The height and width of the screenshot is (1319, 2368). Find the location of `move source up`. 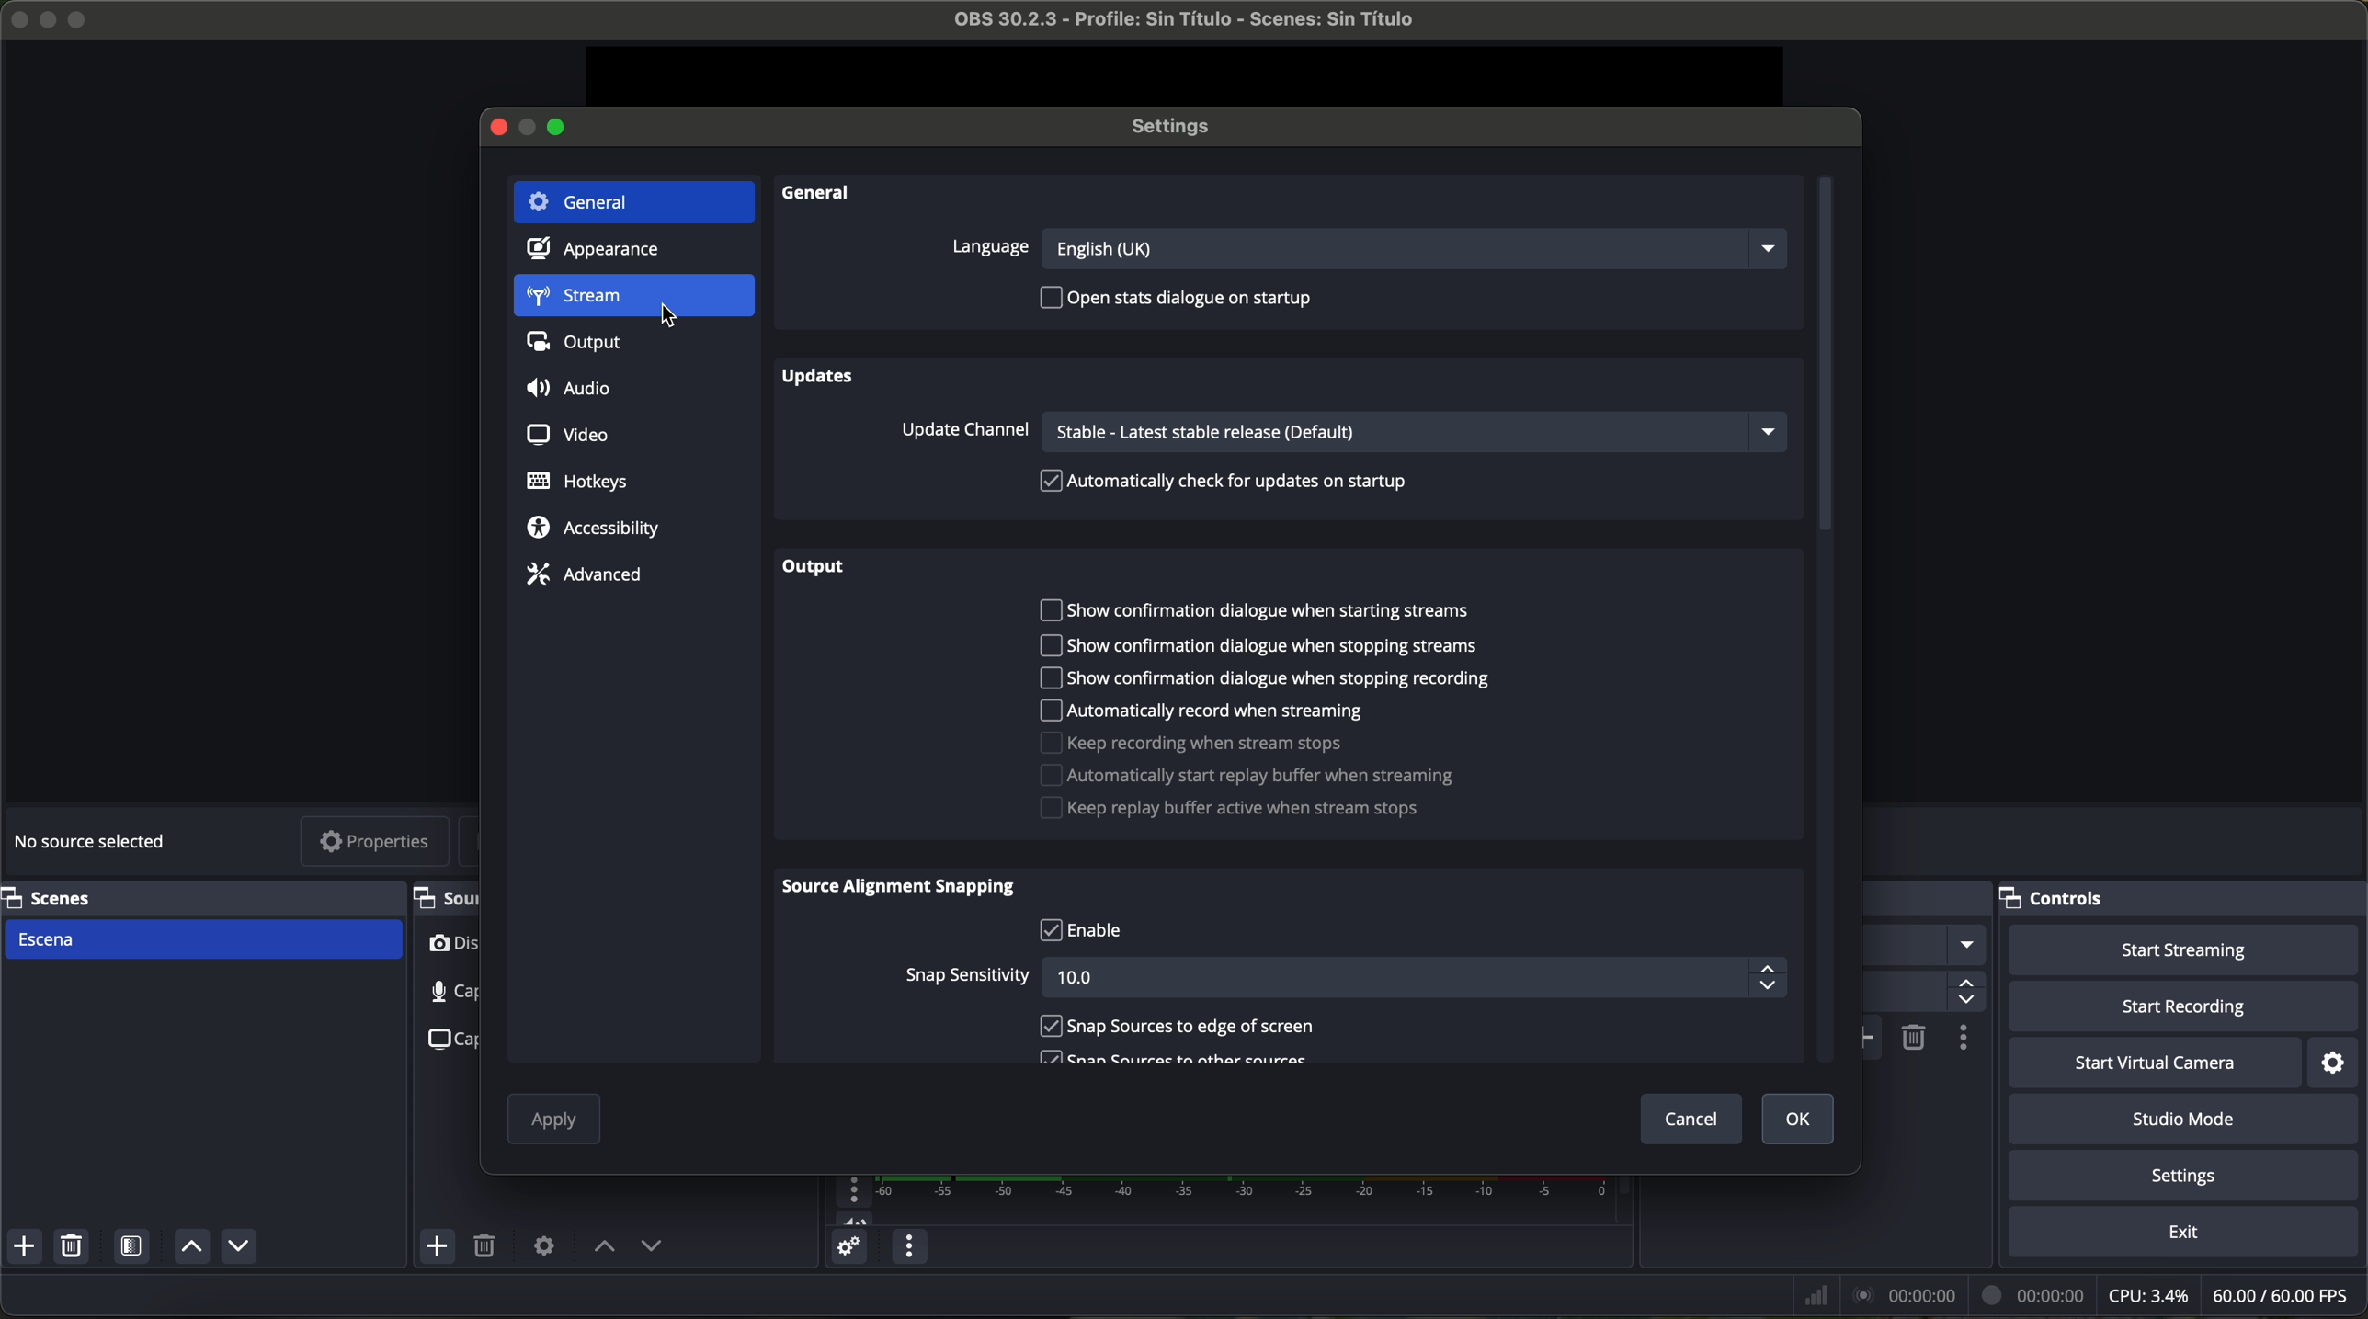

move source up is located at coordinates (188, 1248).